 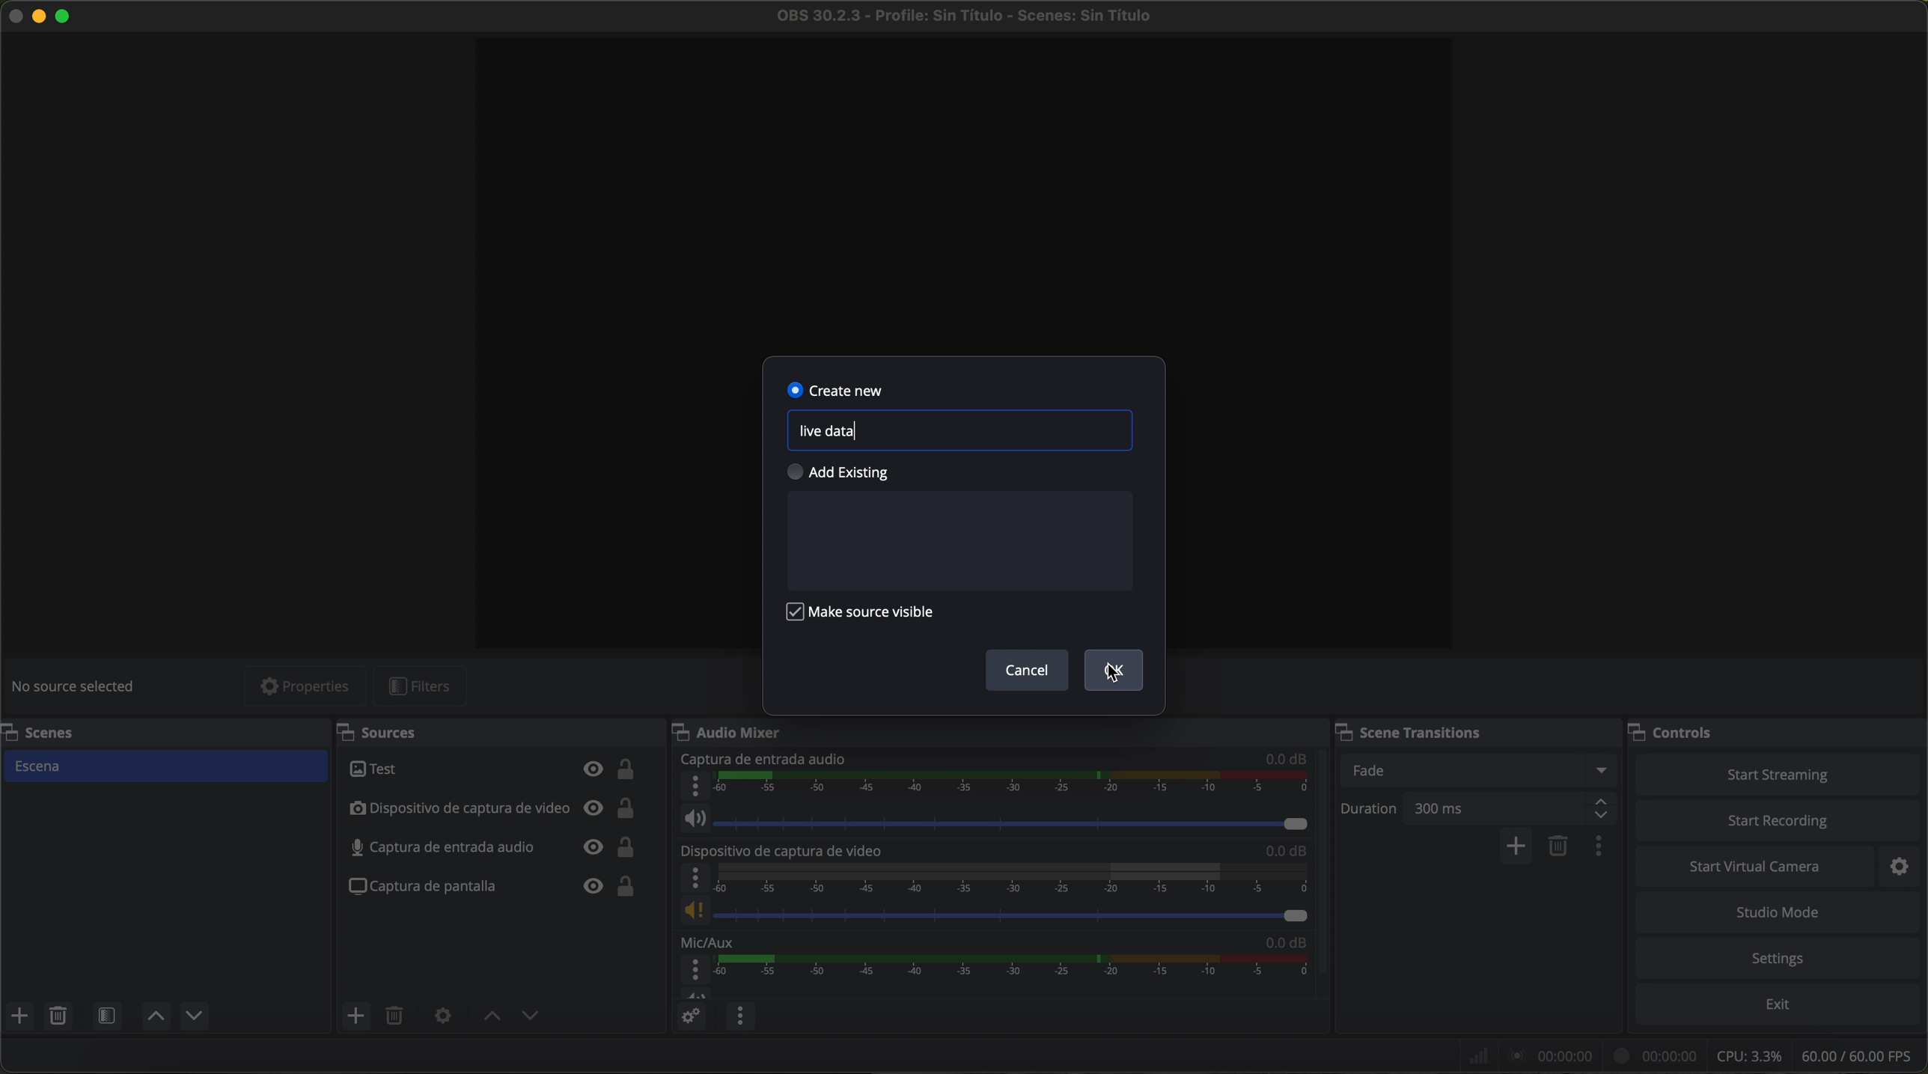 What do you see at coordinates (421, 686) in the screenshot?
I see `filters` at bounding box center [421, 686].